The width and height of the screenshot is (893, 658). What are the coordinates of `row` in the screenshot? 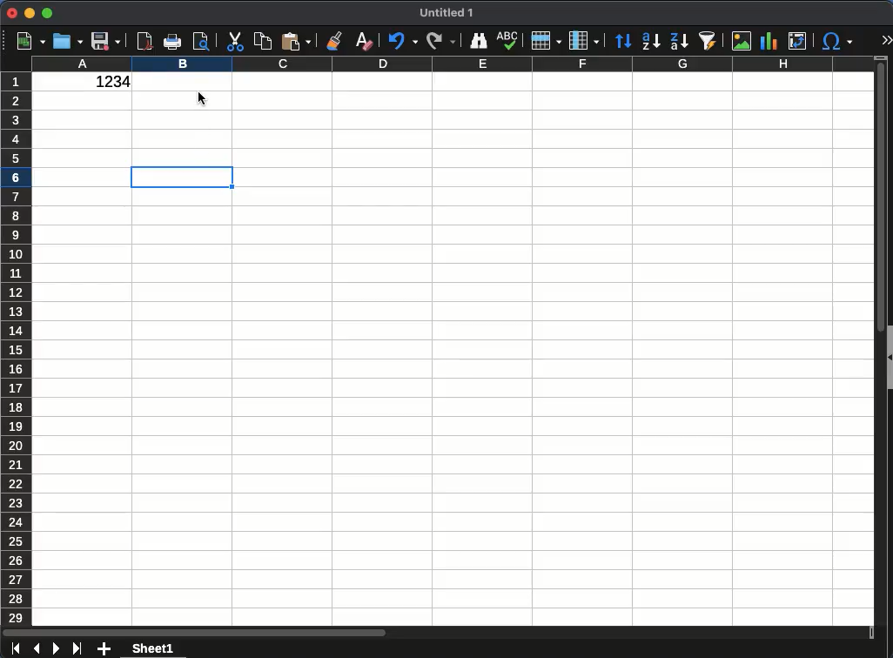 It's located at (544, 41).